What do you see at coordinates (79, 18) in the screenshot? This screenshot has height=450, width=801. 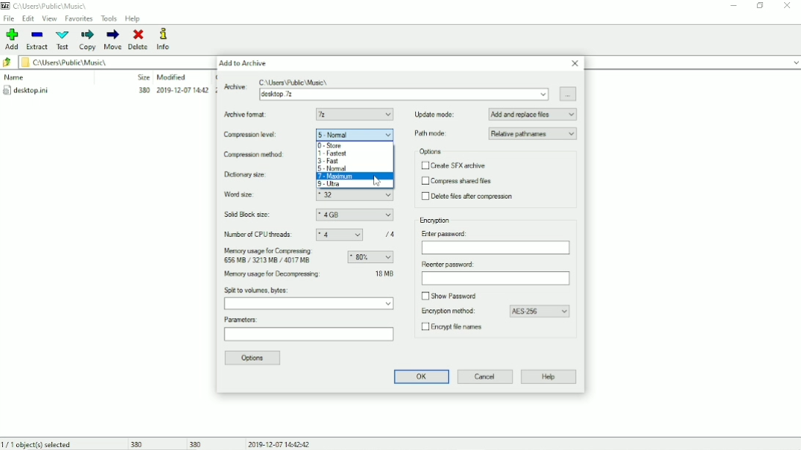 I see `Favorites` at bounding box center [79, 18].